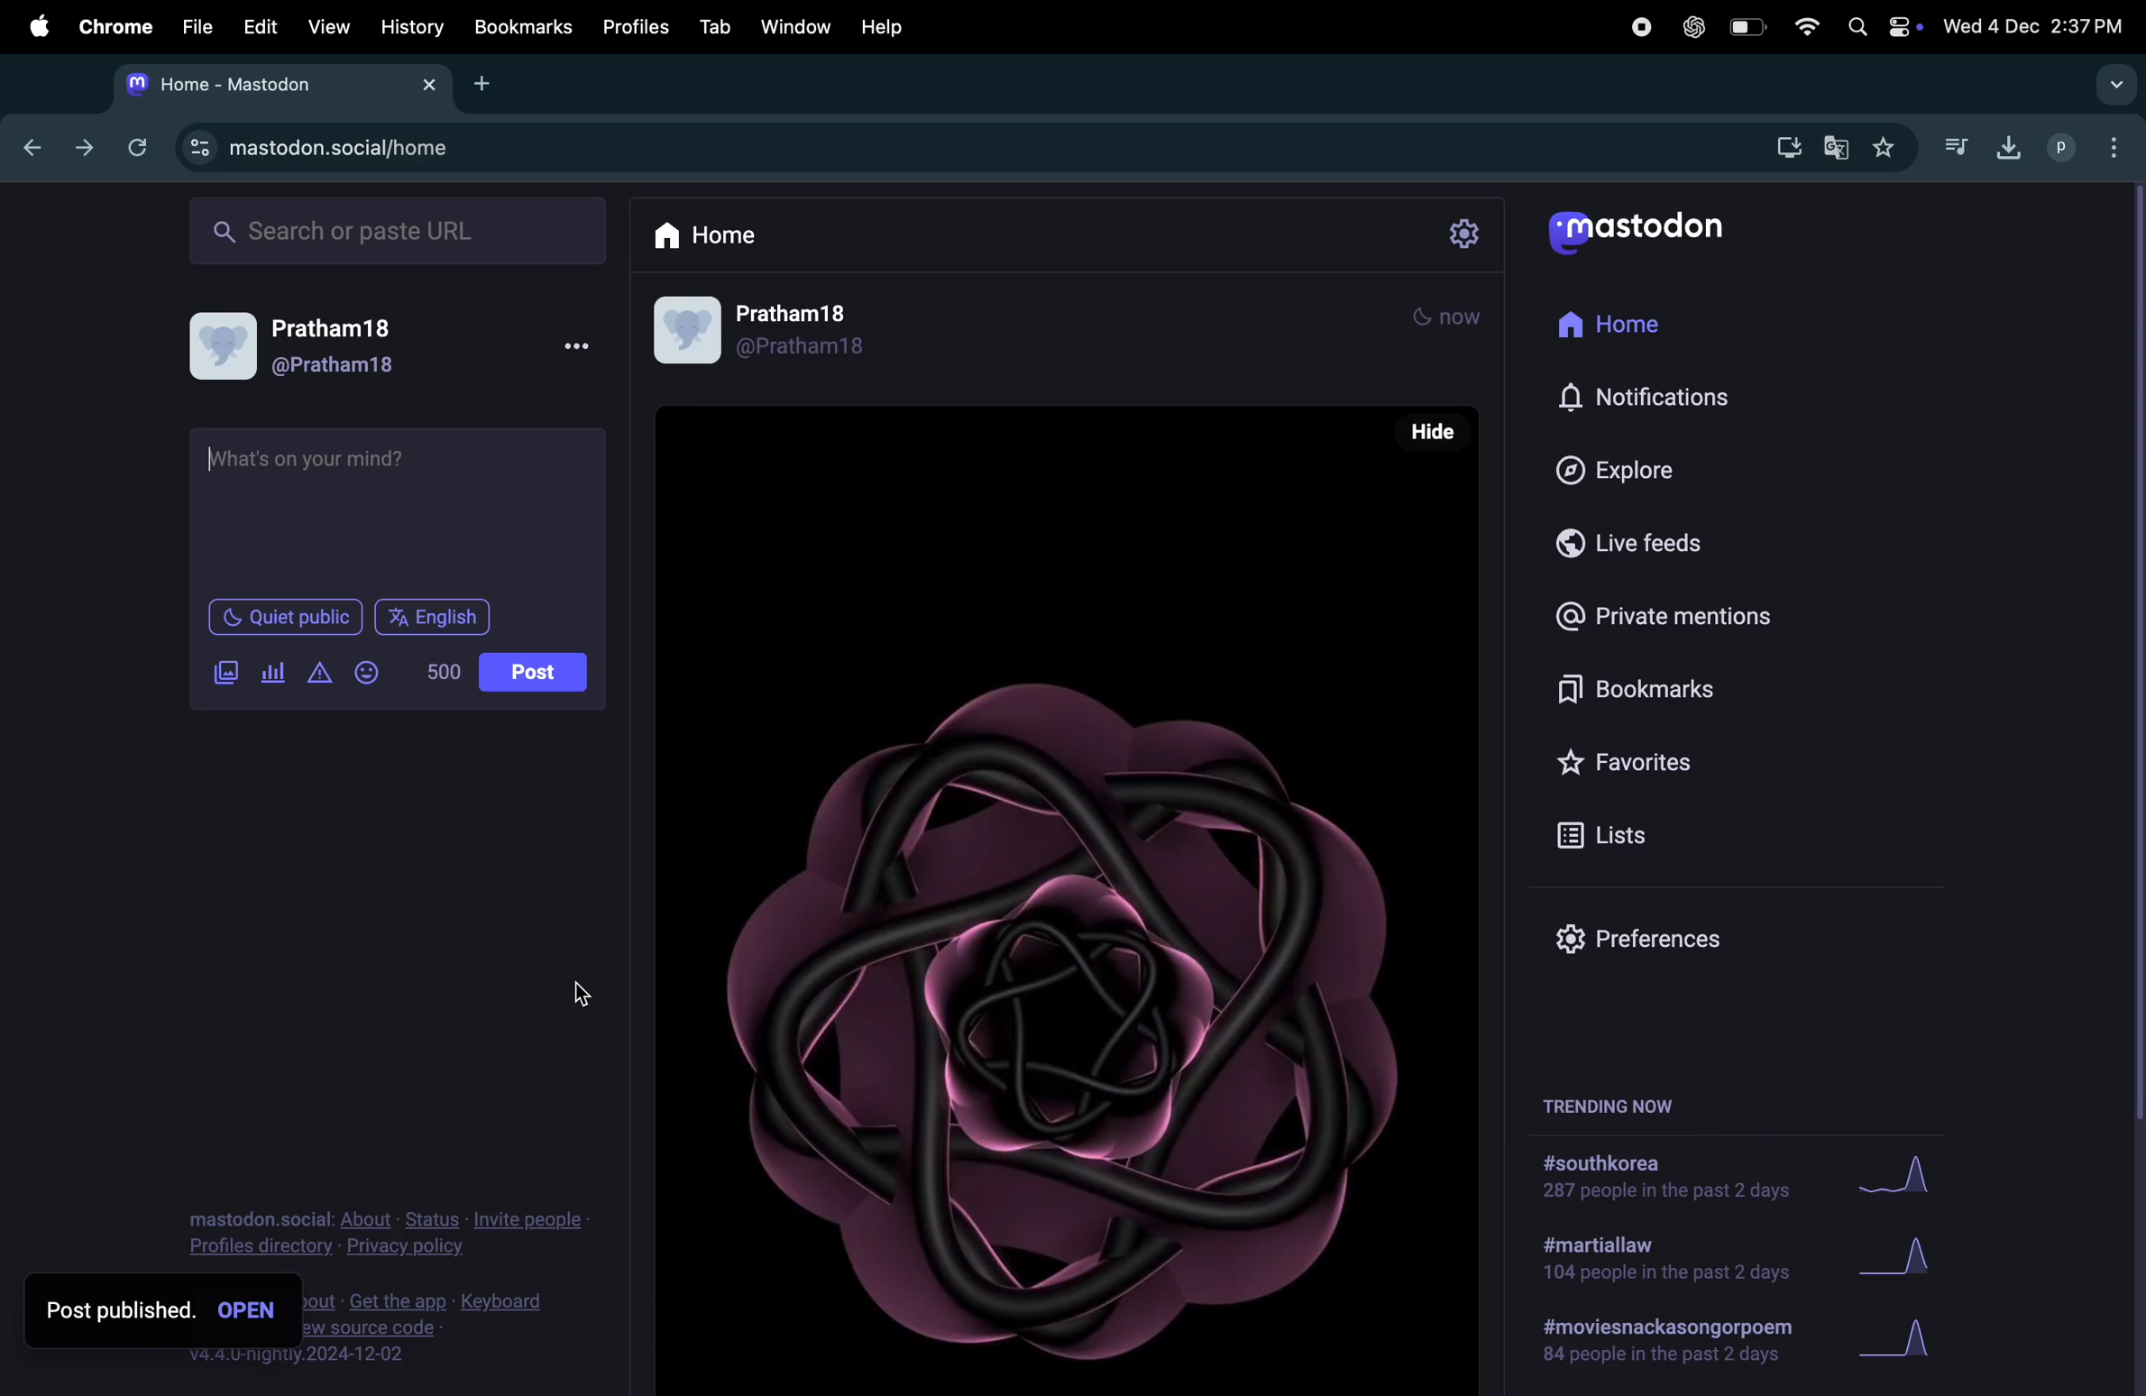 This screenshot has height=1396, width=2146. Describe the element at coordinates (718, 25) in the screenshot. I see `Tab` at that location.